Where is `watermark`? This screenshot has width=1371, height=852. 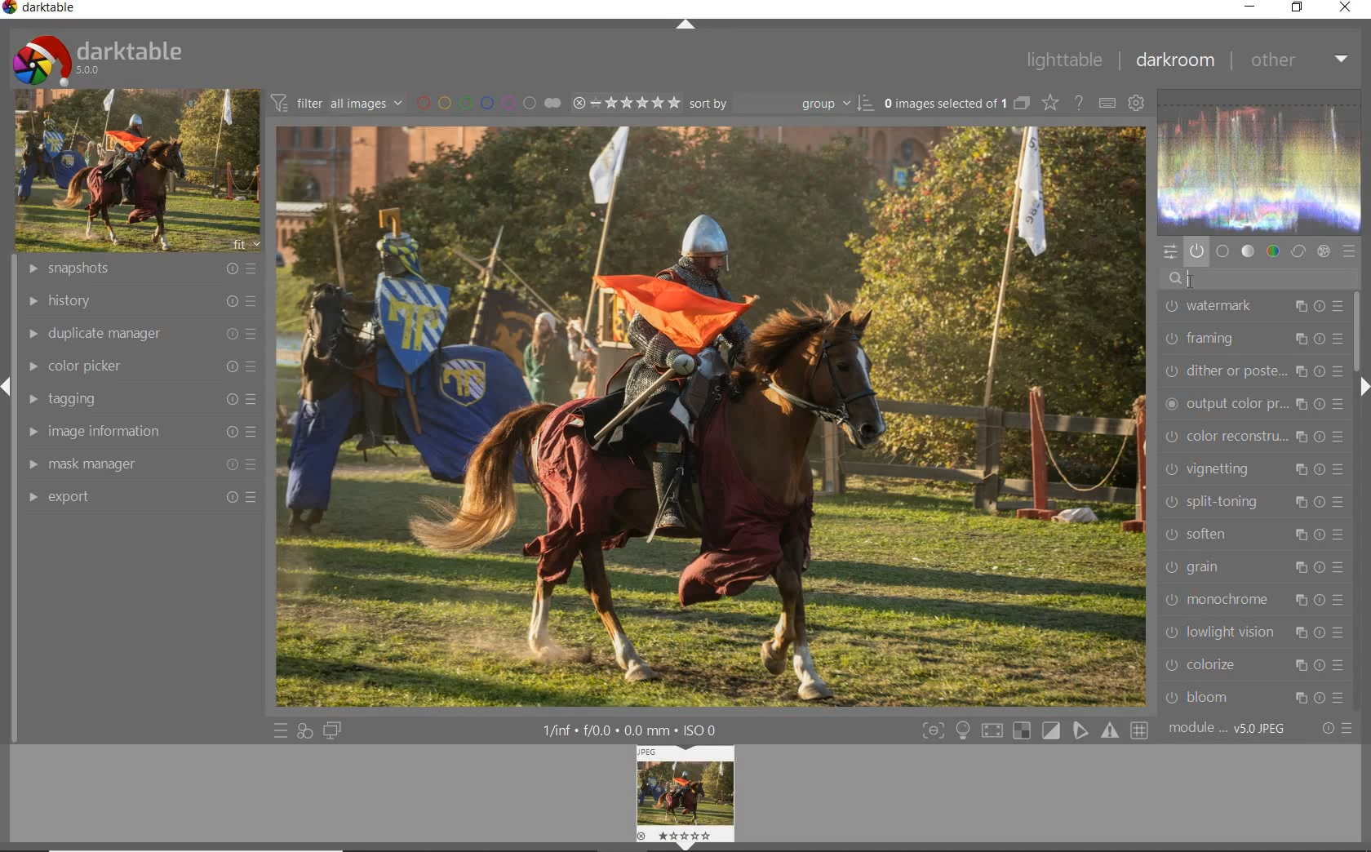 watermark is located at coordinates (1253, 308).